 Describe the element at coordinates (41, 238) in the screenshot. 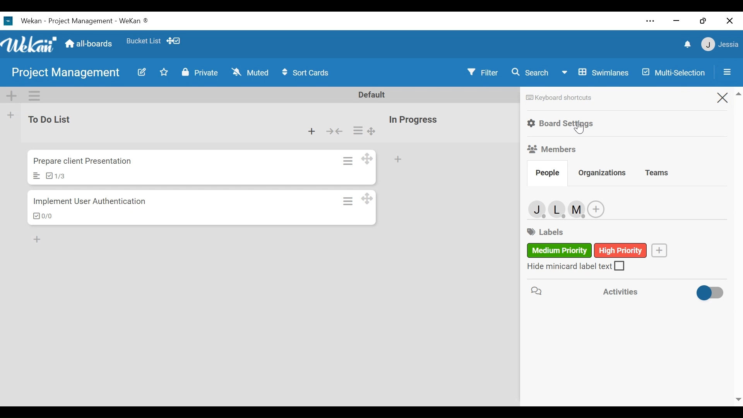

I see `add` at that location.